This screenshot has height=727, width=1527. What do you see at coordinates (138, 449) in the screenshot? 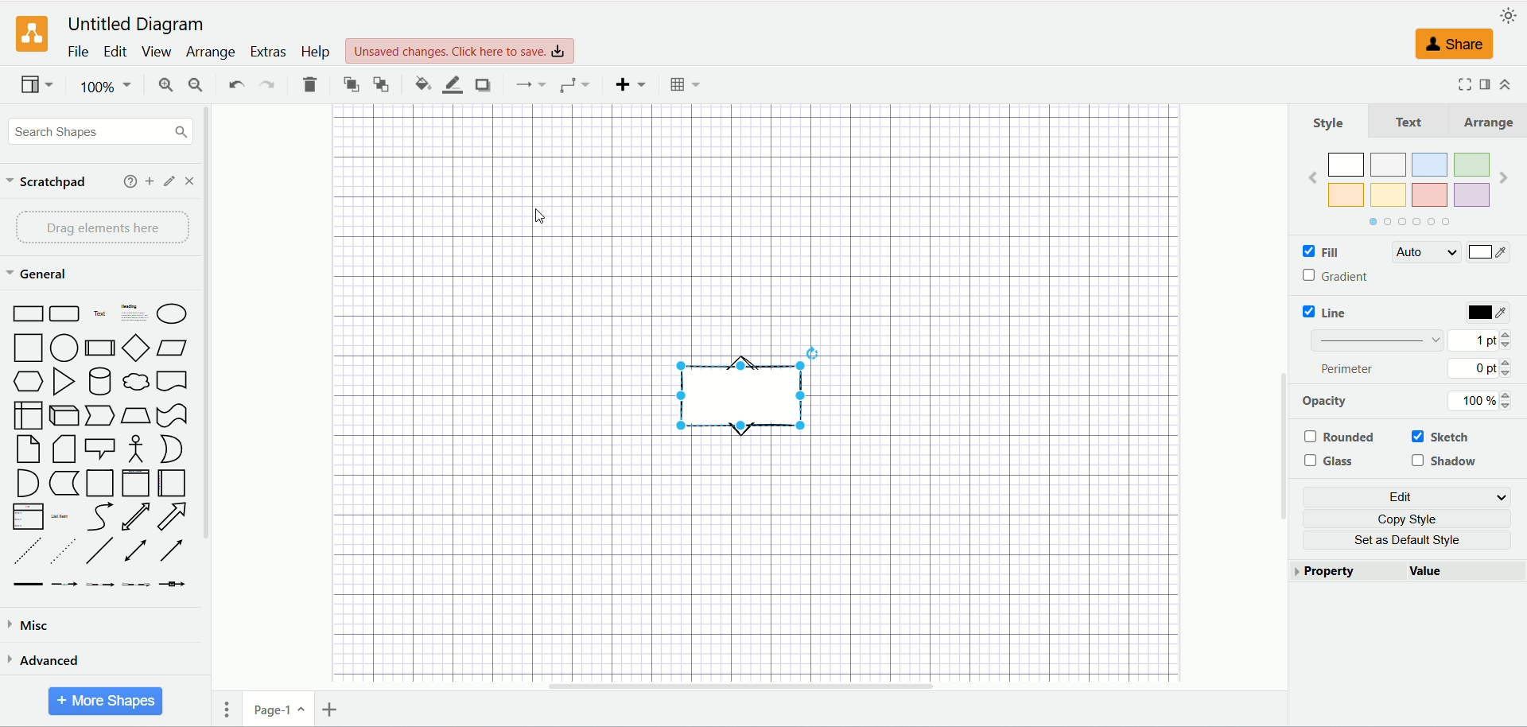
I see `Actor` at bounding box center [138, 449].